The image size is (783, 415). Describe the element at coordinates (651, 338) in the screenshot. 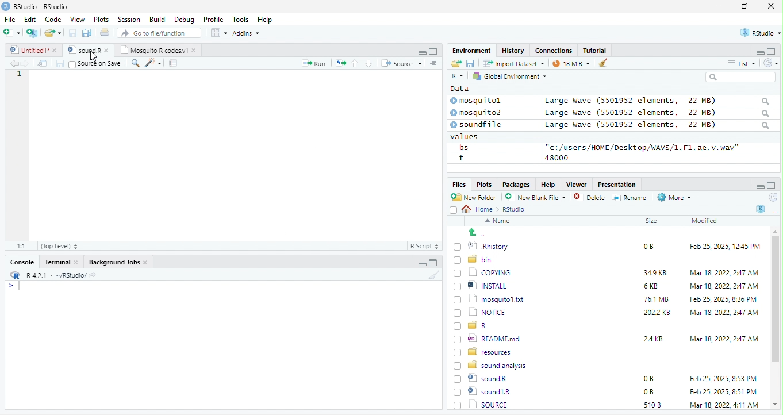

I see `24KB` at that location.